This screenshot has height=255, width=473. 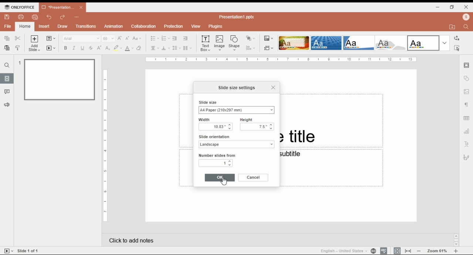 I want to click on slide them option, so click(x=392, y=43).